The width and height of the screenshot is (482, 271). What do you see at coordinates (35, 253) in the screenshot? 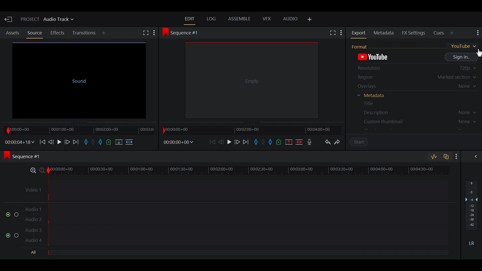
I see `All` at bounding box center [35, 253].